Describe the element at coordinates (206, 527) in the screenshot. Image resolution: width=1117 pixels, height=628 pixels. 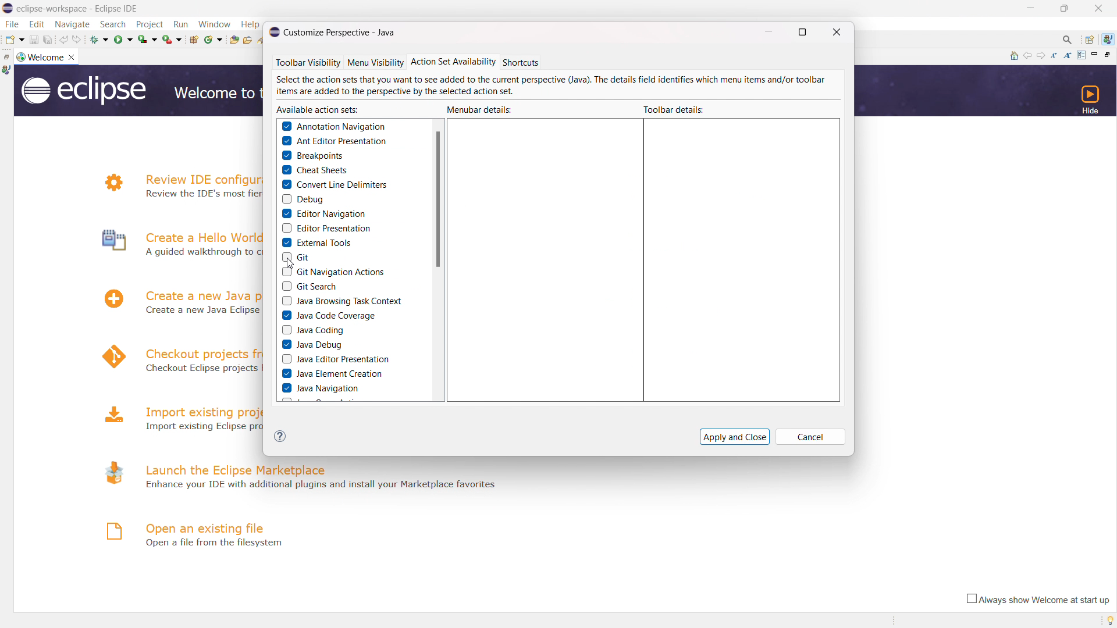
I see `open an existing file` at that location.